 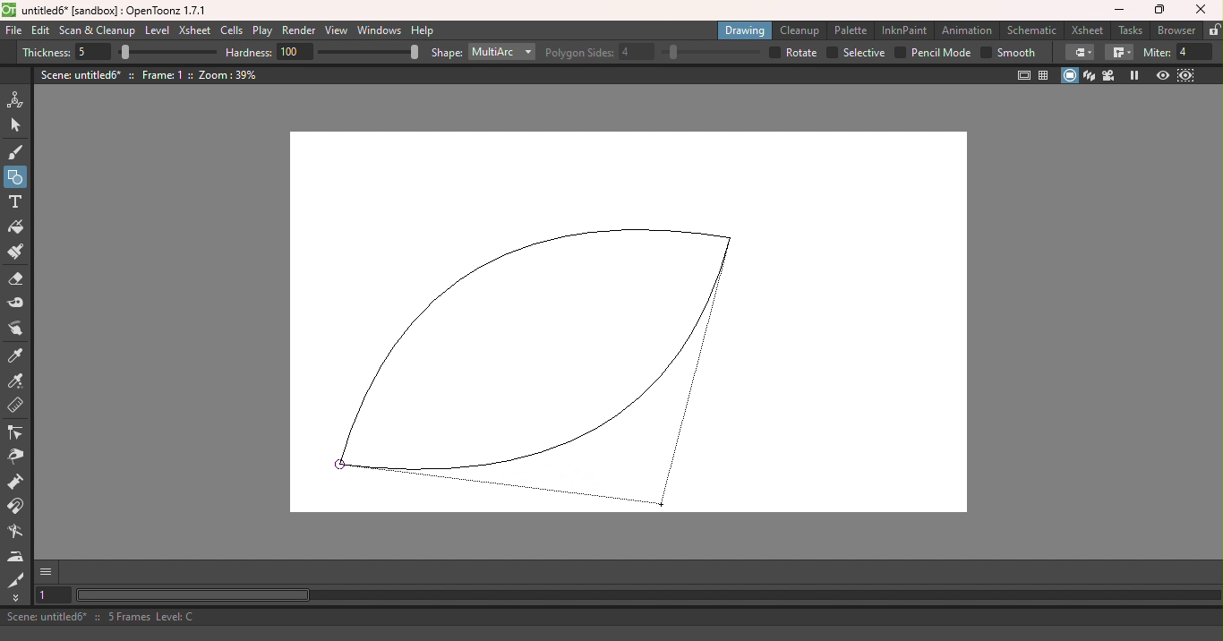 What do you see at coordinates (15, 280) in the screenshot?
I see `Eraser tool` at bounding box center [15, 280].